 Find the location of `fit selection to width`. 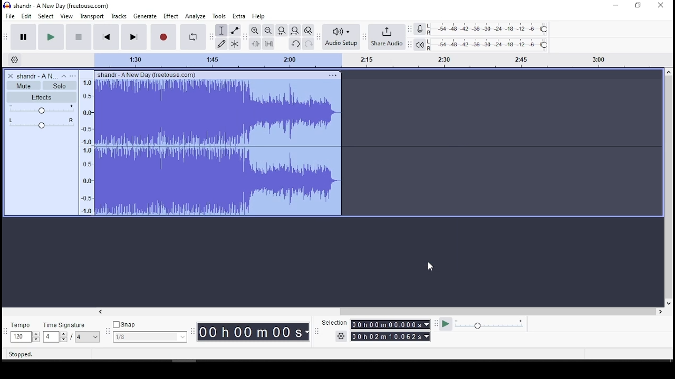

fit selection to width is located at coordinates (281, 30).